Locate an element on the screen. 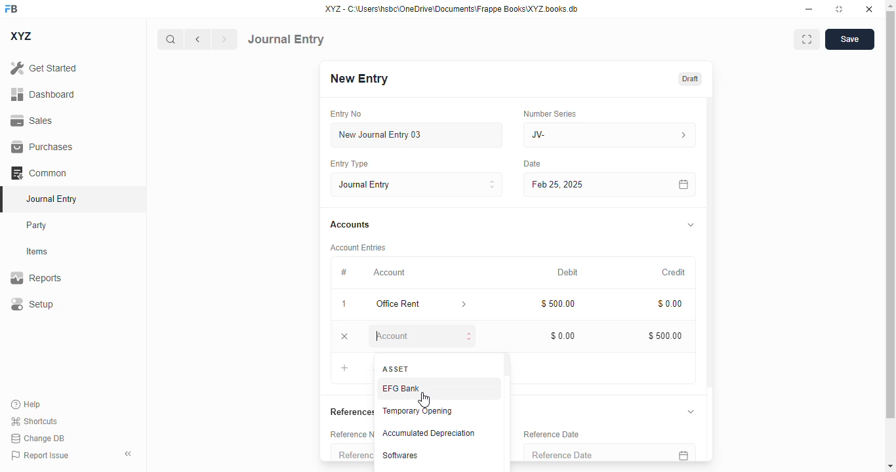  add is located at coordinates (346, 367).